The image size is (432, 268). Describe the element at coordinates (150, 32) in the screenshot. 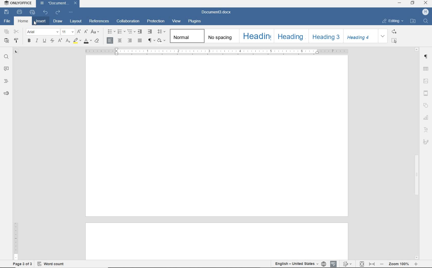

I see `INCREASE INDENT` at that location.